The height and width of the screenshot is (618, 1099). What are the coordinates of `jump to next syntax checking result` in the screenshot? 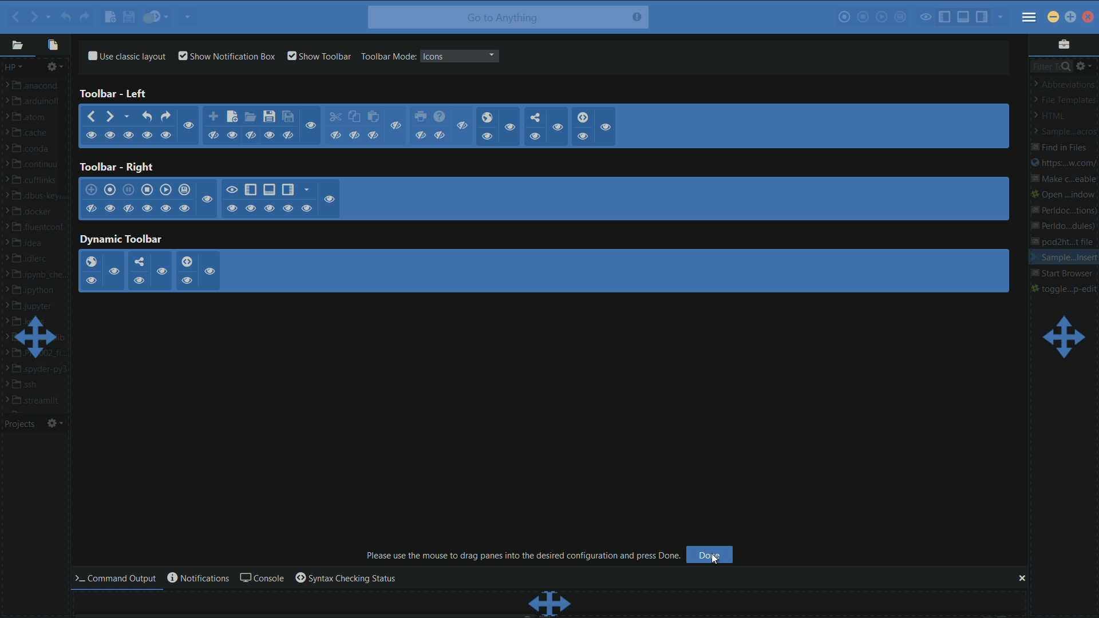 It's located at (583, 117).